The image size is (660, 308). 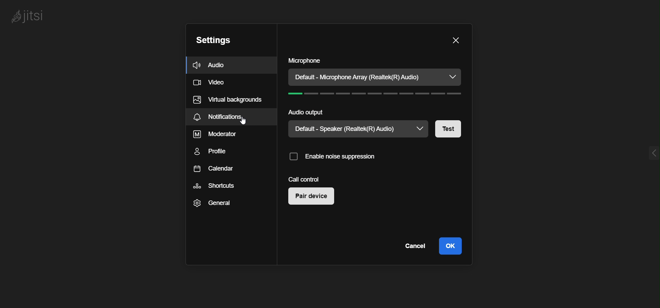 What do you see at coordinates (217, 186) in the screenshot?
I see `shortcuts` at bounding box center [217, 186].